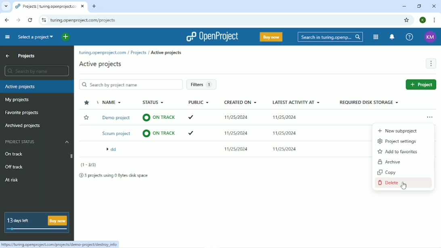 The width and height of the screenshot is (441, 248). I want to click on At risk, so click(11, 181).